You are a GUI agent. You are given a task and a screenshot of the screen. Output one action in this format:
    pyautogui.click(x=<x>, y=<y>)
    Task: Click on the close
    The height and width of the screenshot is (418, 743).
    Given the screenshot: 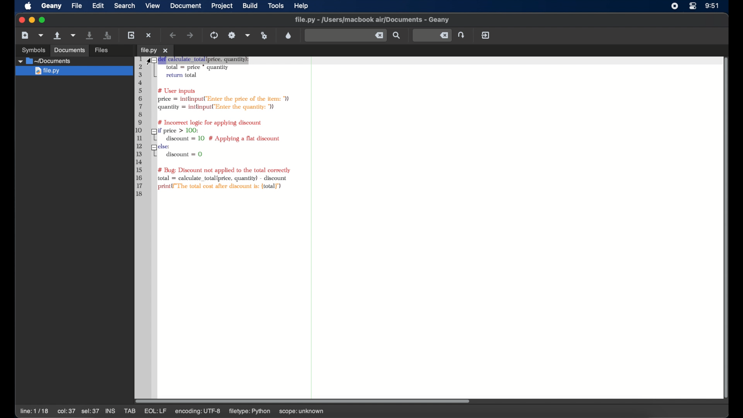 What is the action you would take?
    pyautogui.click(x=21, y=20)
    